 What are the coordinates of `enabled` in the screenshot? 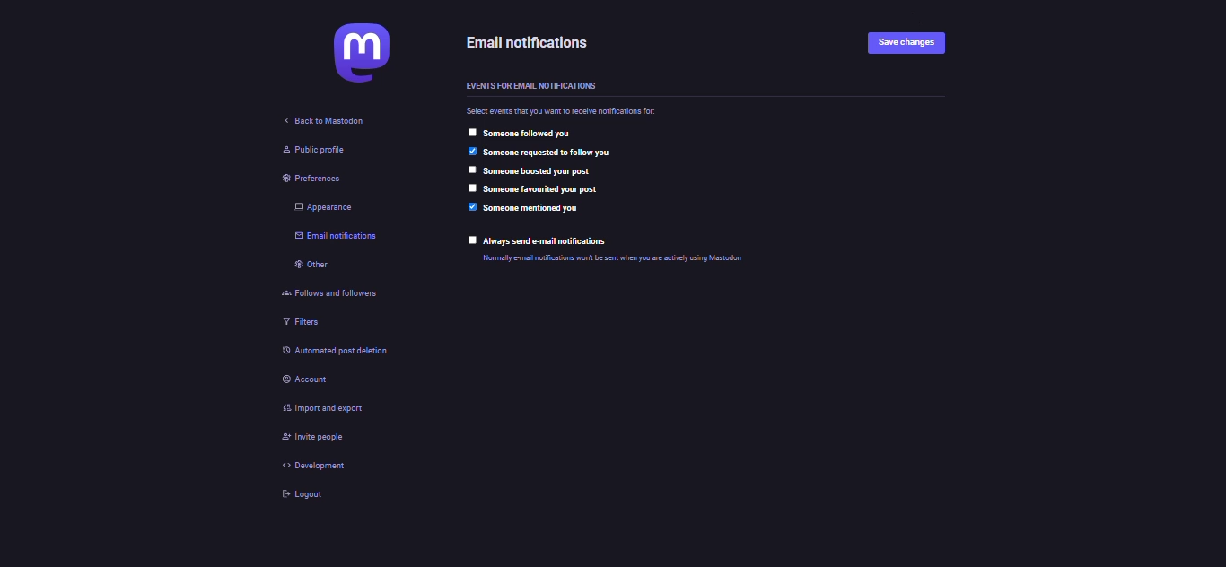 It's located at (471, 152).